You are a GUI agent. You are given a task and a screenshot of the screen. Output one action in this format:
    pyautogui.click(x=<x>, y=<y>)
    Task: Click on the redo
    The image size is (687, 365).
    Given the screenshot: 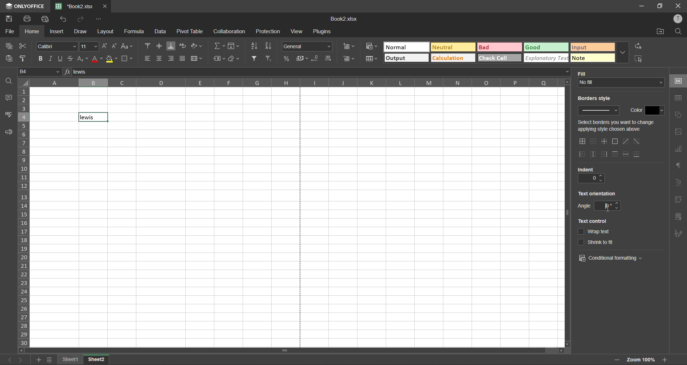 What is the action you would take?
    pyautogui.click(x=82, y=19)
    